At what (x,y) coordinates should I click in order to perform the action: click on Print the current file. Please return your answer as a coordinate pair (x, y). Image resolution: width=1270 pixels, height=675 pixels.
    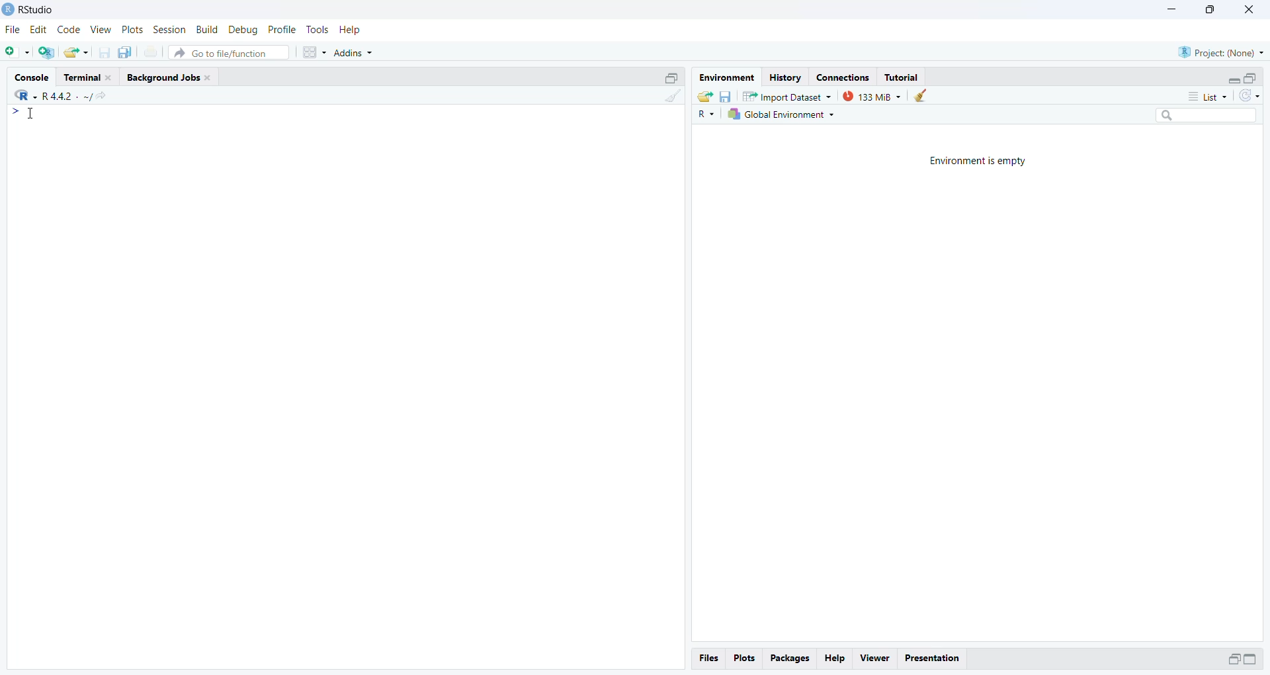
    Looking at the image, I should click on (149, 54).